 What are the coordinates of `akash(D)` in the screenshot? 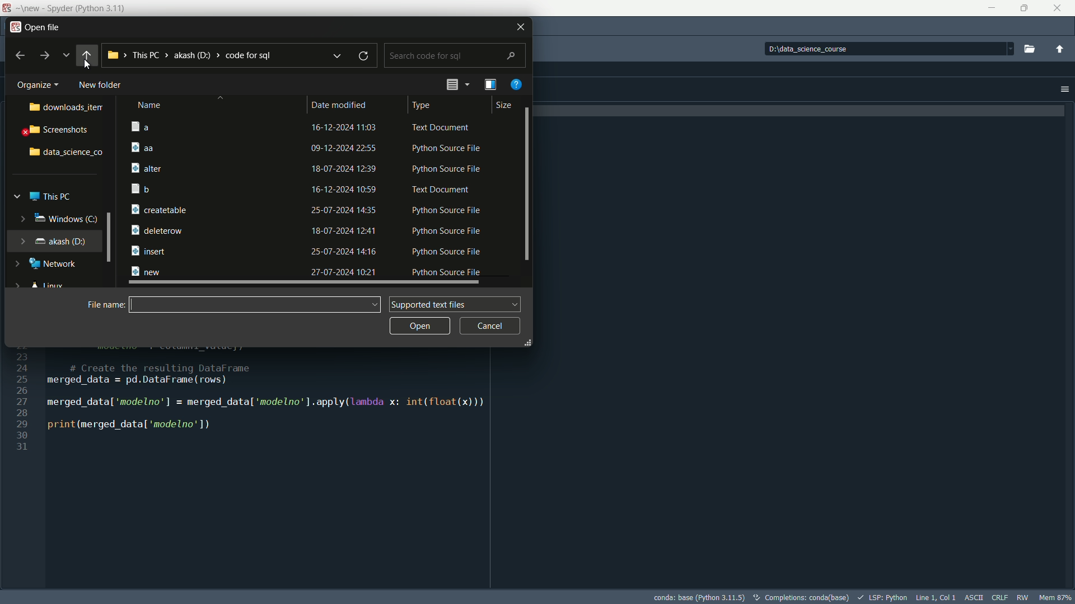 It's located at (64, 240).